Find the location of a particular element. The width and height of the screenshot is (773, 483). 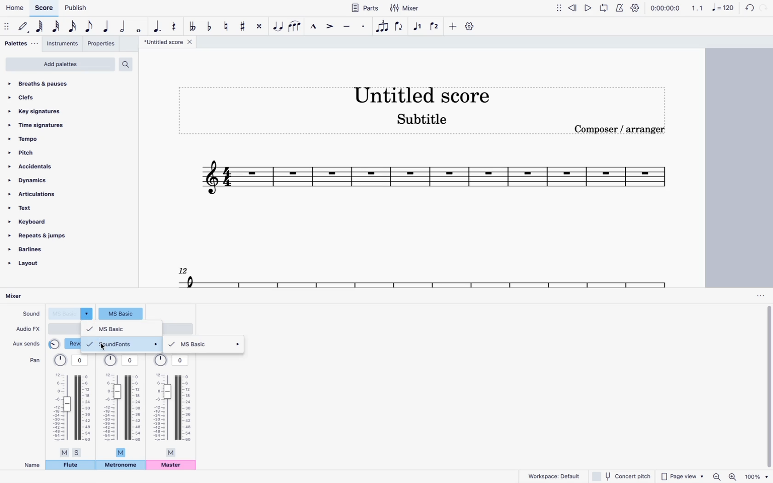

pan is located at coordinates (72, 405).